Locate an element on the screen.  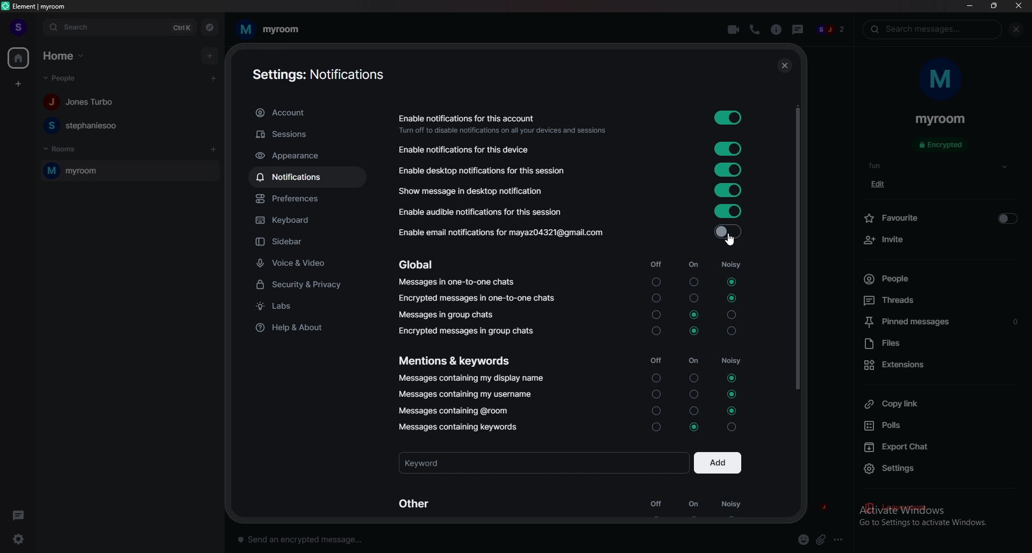
show message in desktop notification is located at coordinates (570, 190).